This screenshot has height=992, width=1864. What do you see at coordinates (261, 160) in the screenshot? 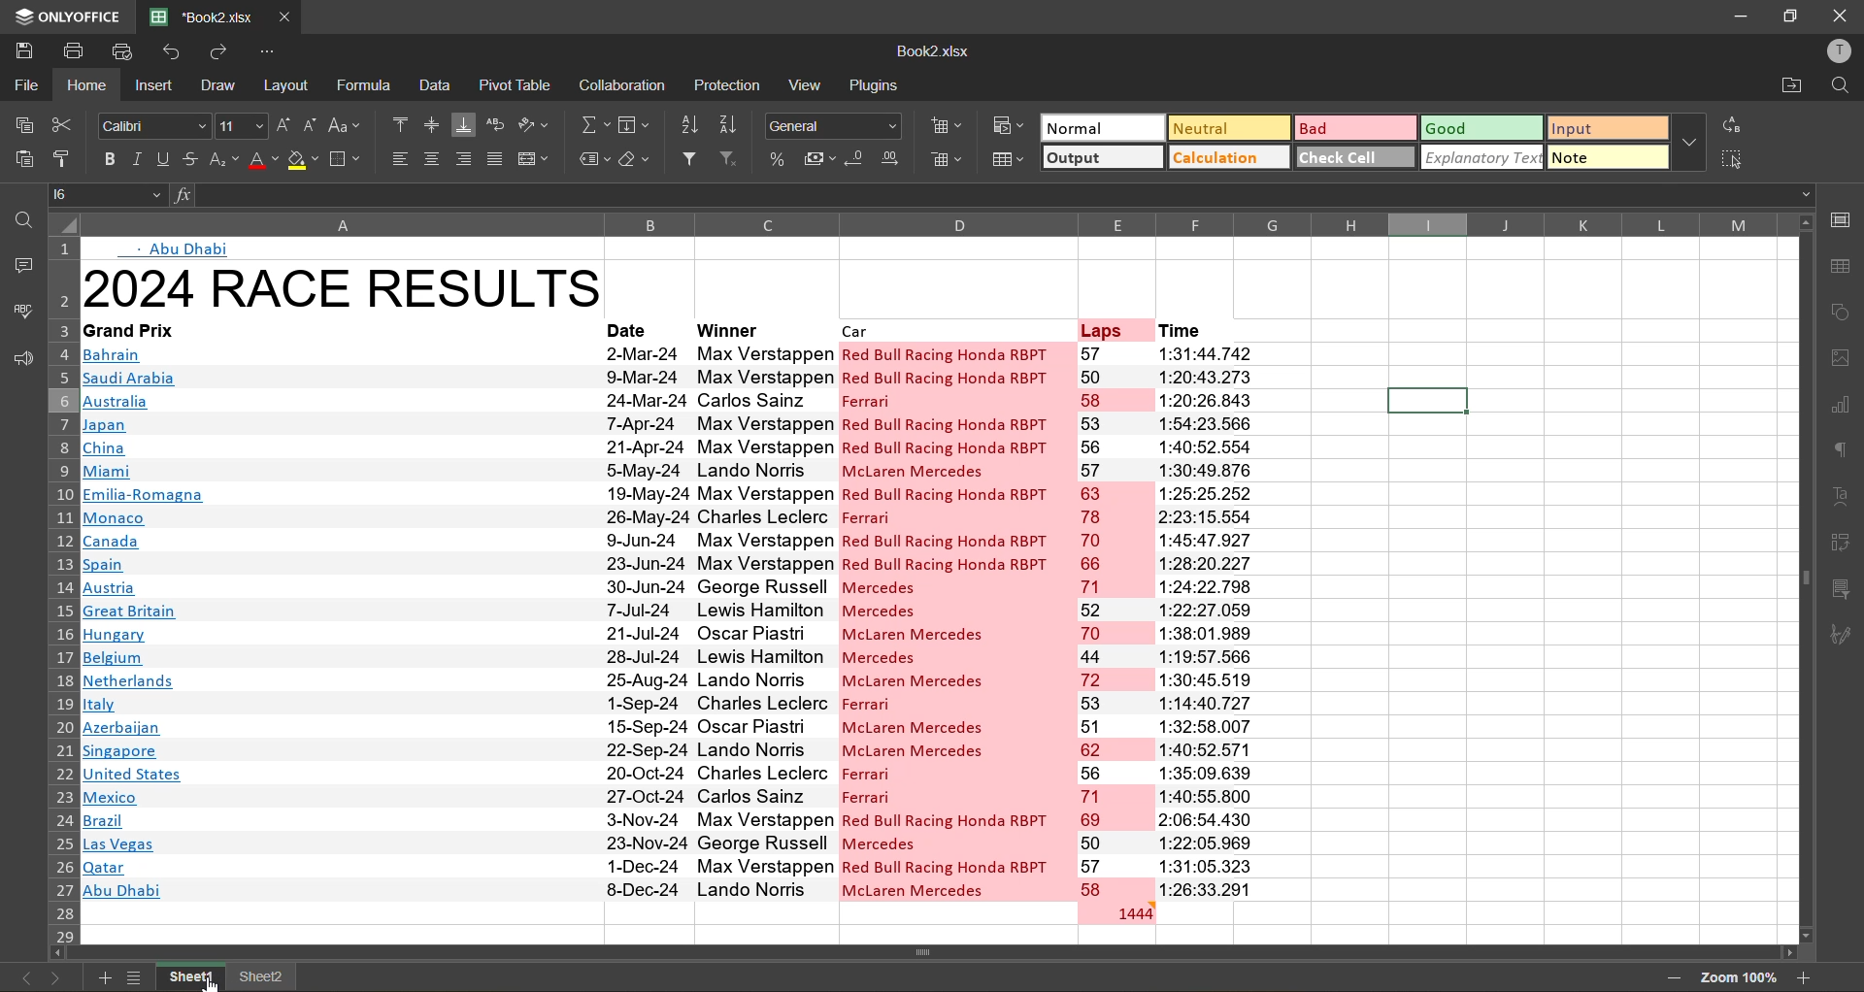
I see `font color` at bounding box center [261, 160].